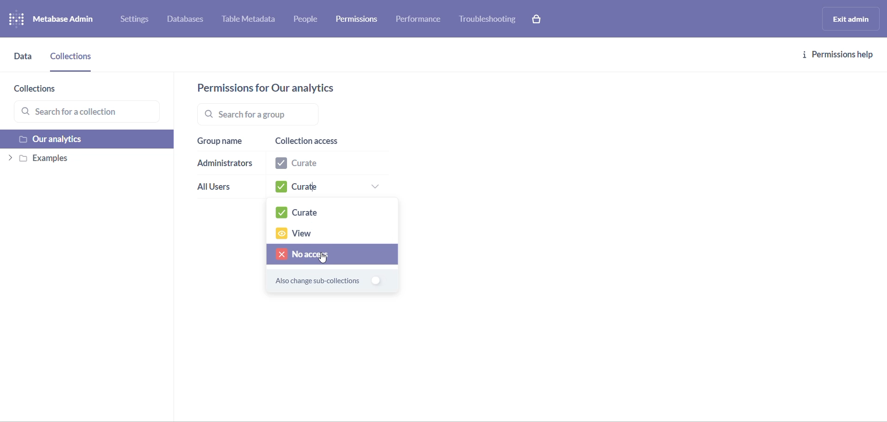 The image size is (887, 422). I want to click on curate, so click(333, 212).